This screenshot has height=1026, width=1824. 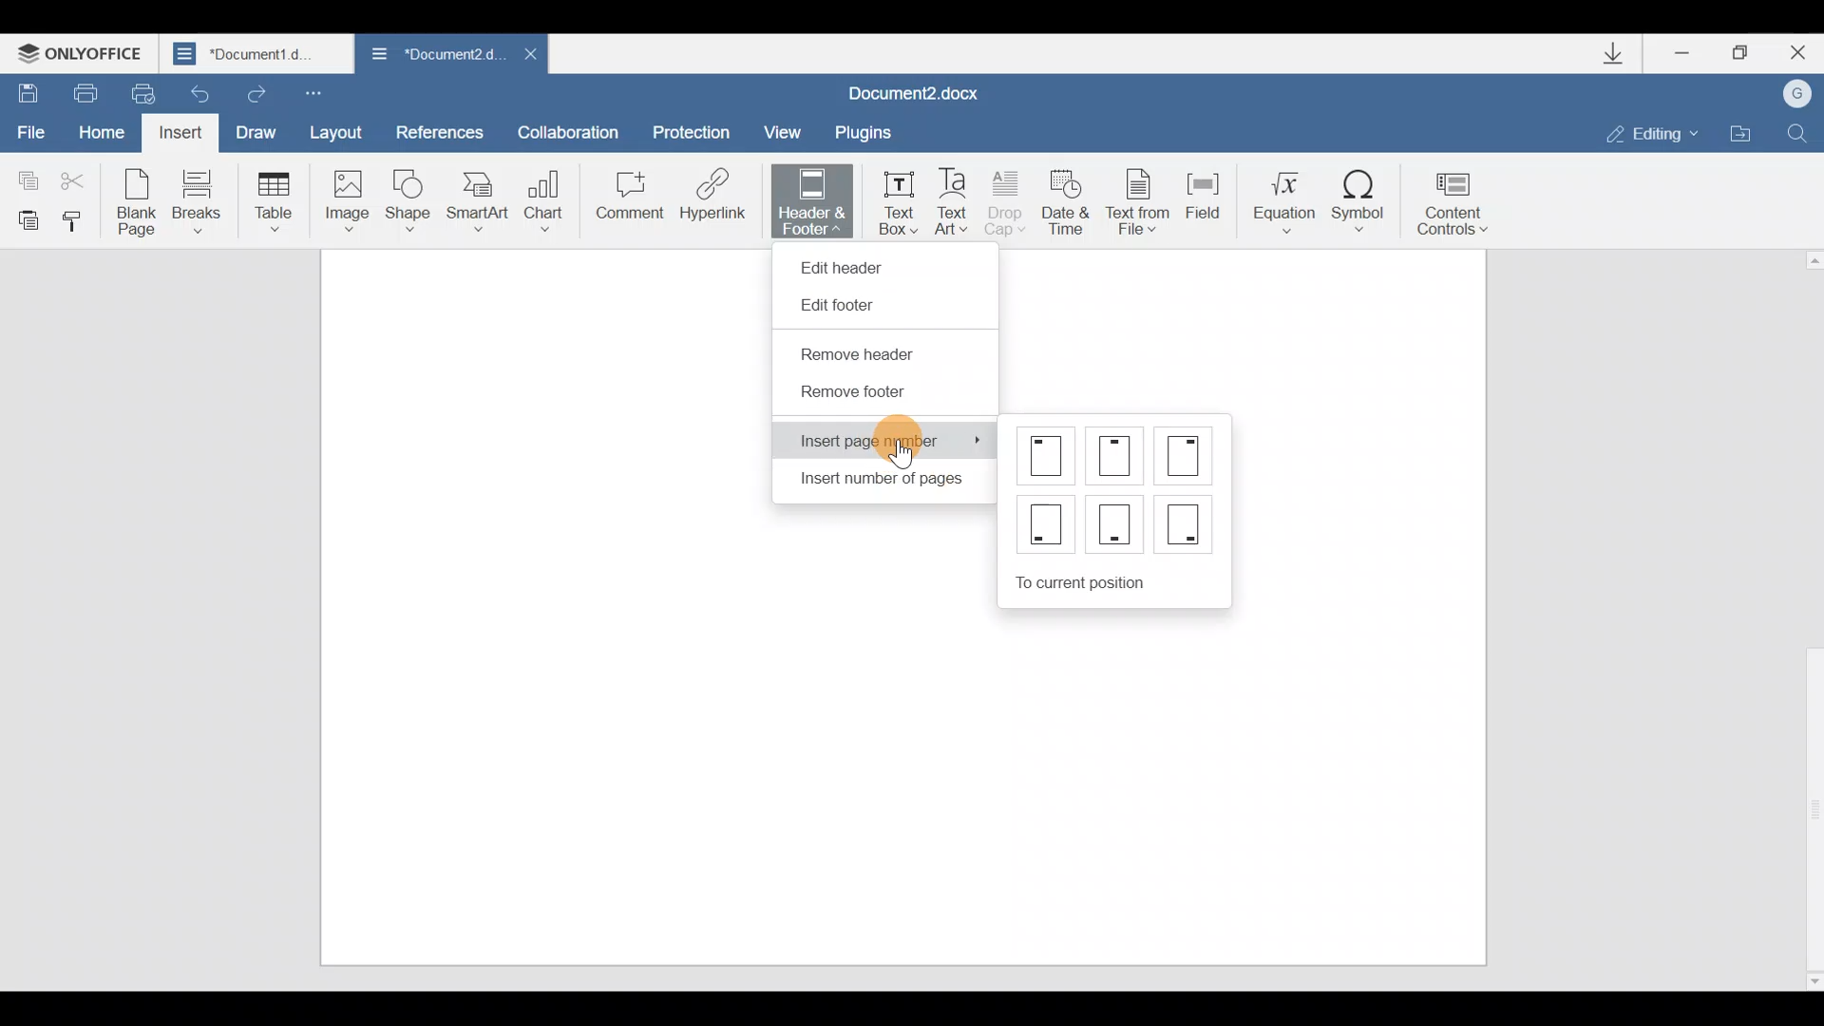 What do you see at coordinates (1806, 617) in the screenshot?
I see `Scroll bar` at bounding box center [1806, 617].